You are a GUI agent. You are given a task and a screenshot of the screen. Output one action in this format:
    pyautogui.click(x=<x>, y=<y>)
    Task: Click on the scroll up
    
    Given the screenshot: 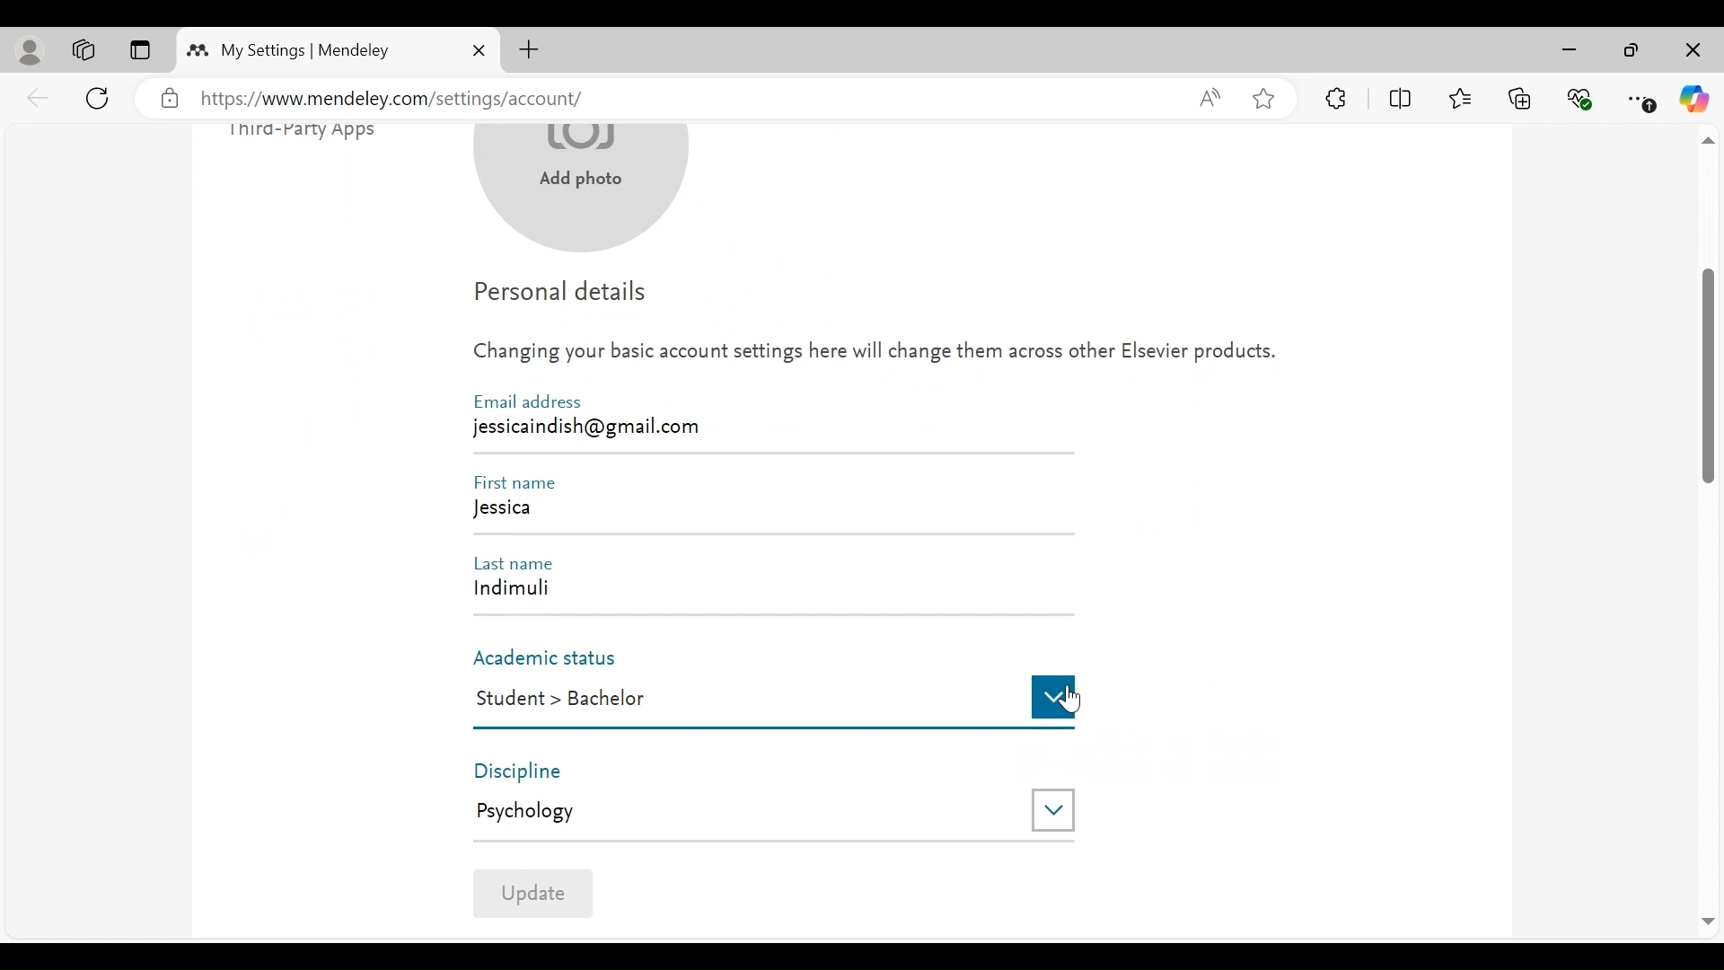 What is the action you would take?
    pyautogui.click(x=1707, y=142)
    